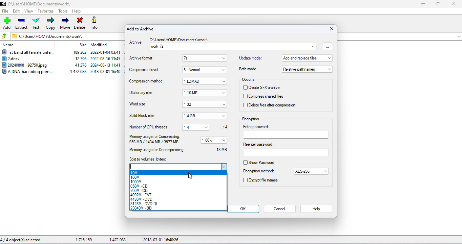 This screenshot has height=244, width=462. Describe the element at coordinates (199, 104) in the screenshot. I see `* 32` at that location.